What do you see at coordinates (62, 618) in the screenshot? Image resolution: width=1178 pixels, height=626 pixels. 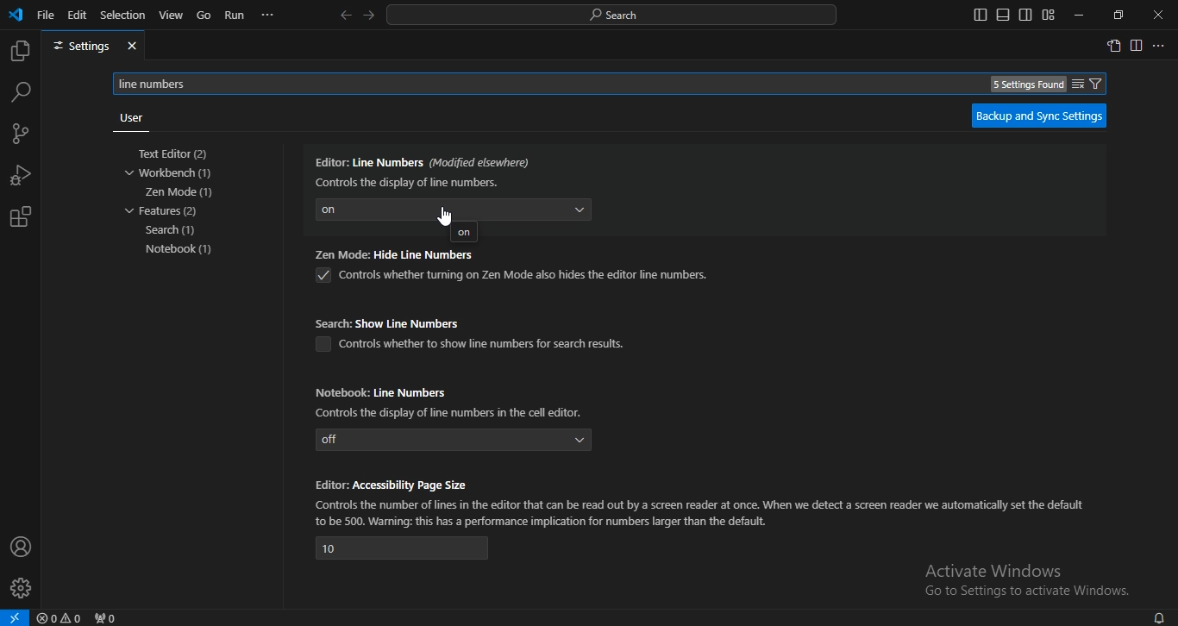 I see `no problems` at bounding box center [62, 618].